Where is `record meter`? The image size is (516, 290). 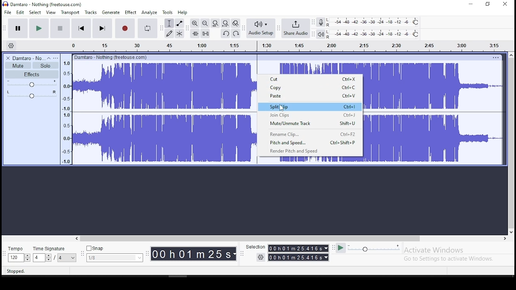
record meter is located at coordinates (321, 22).